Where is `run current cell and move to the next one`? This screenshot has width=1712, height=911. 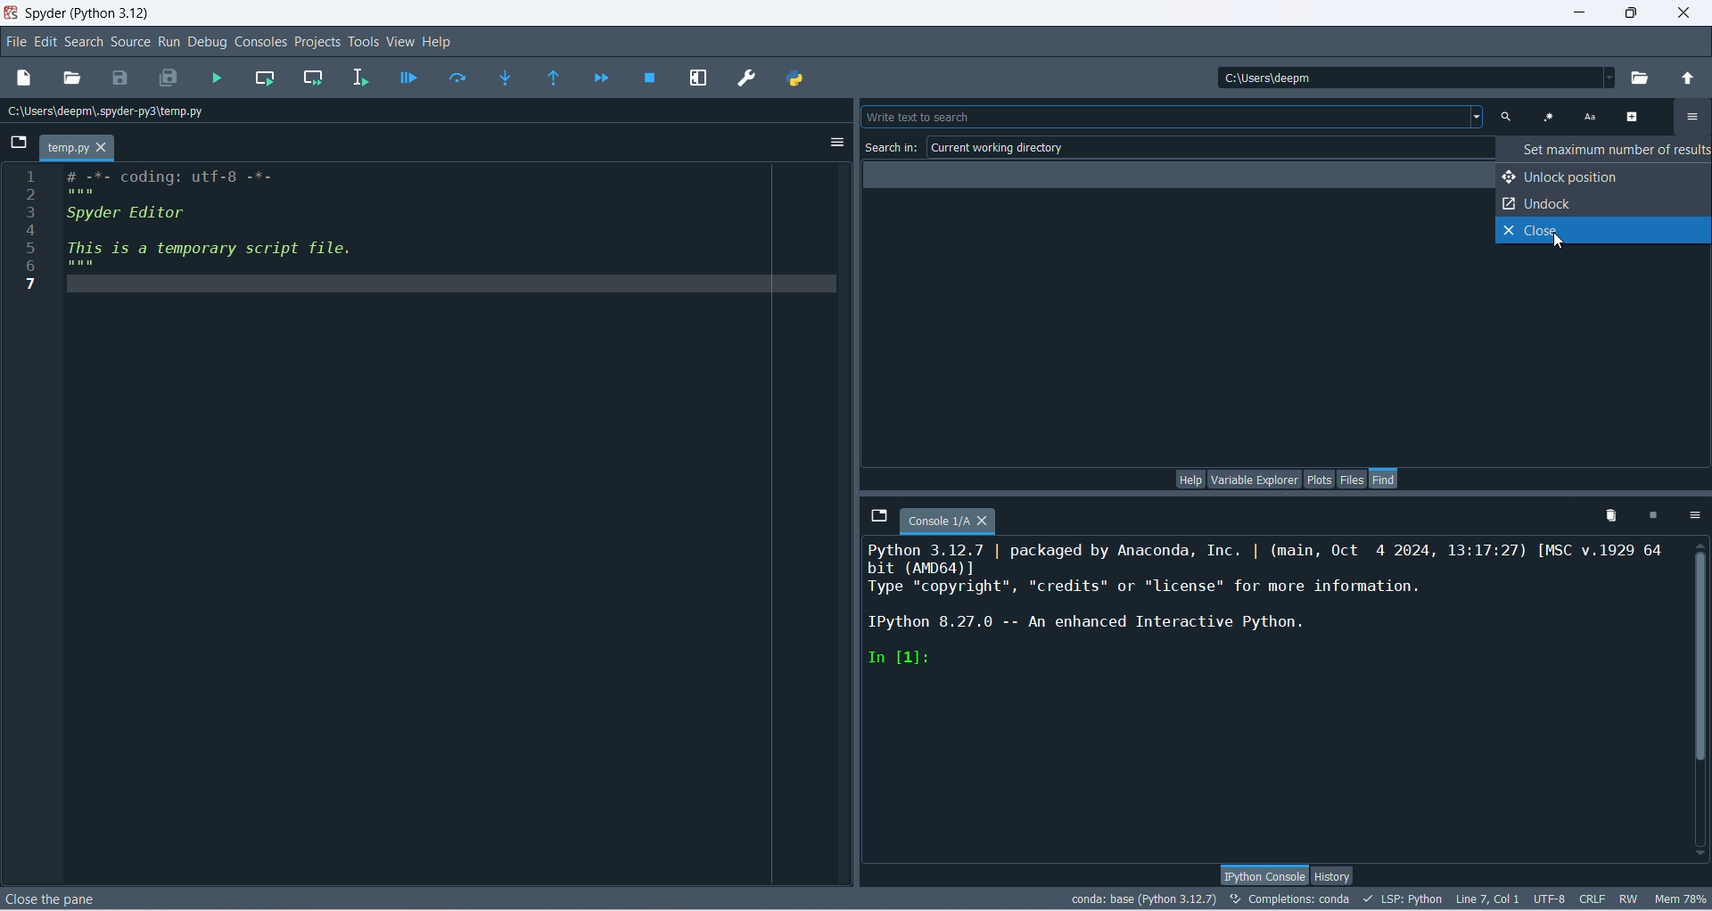 run current cell and move to the next one is located at coordinates (313, 77).